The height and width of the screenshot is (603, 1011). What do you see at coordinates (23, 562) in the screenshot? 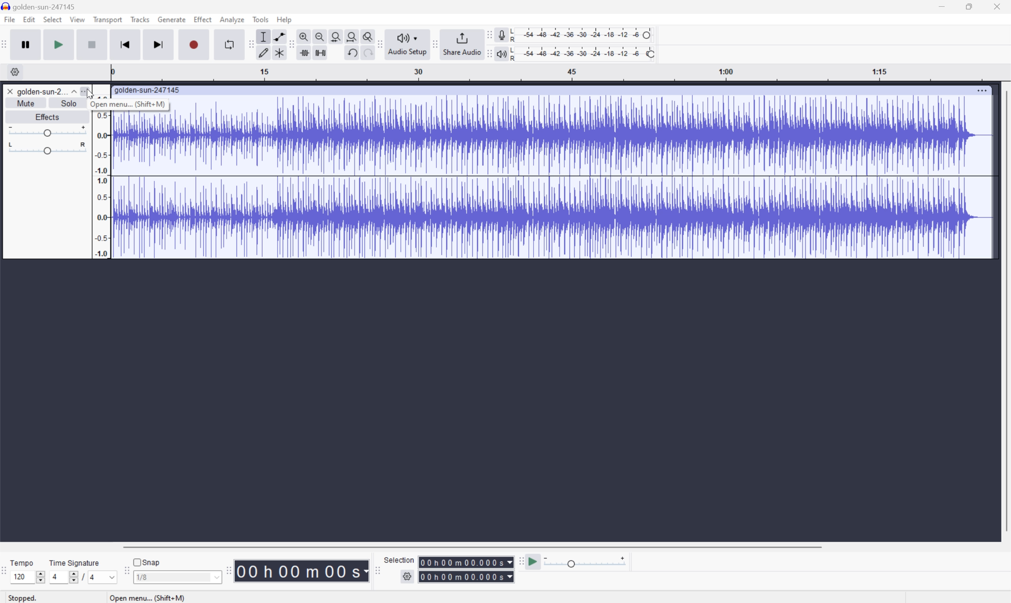
I see `Tempo` at bounding box center [23, 562].